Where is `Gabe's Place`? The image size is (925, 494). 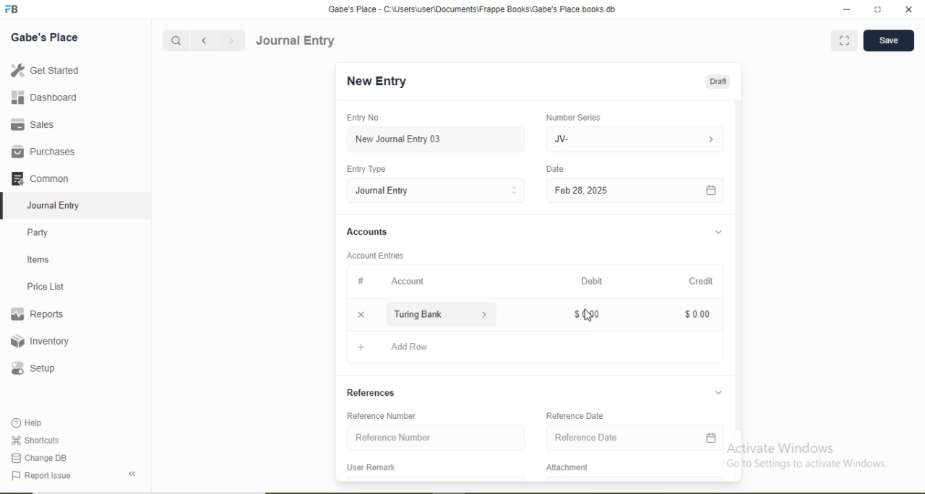
Gabe's Place is located at coordinates (45, 38).